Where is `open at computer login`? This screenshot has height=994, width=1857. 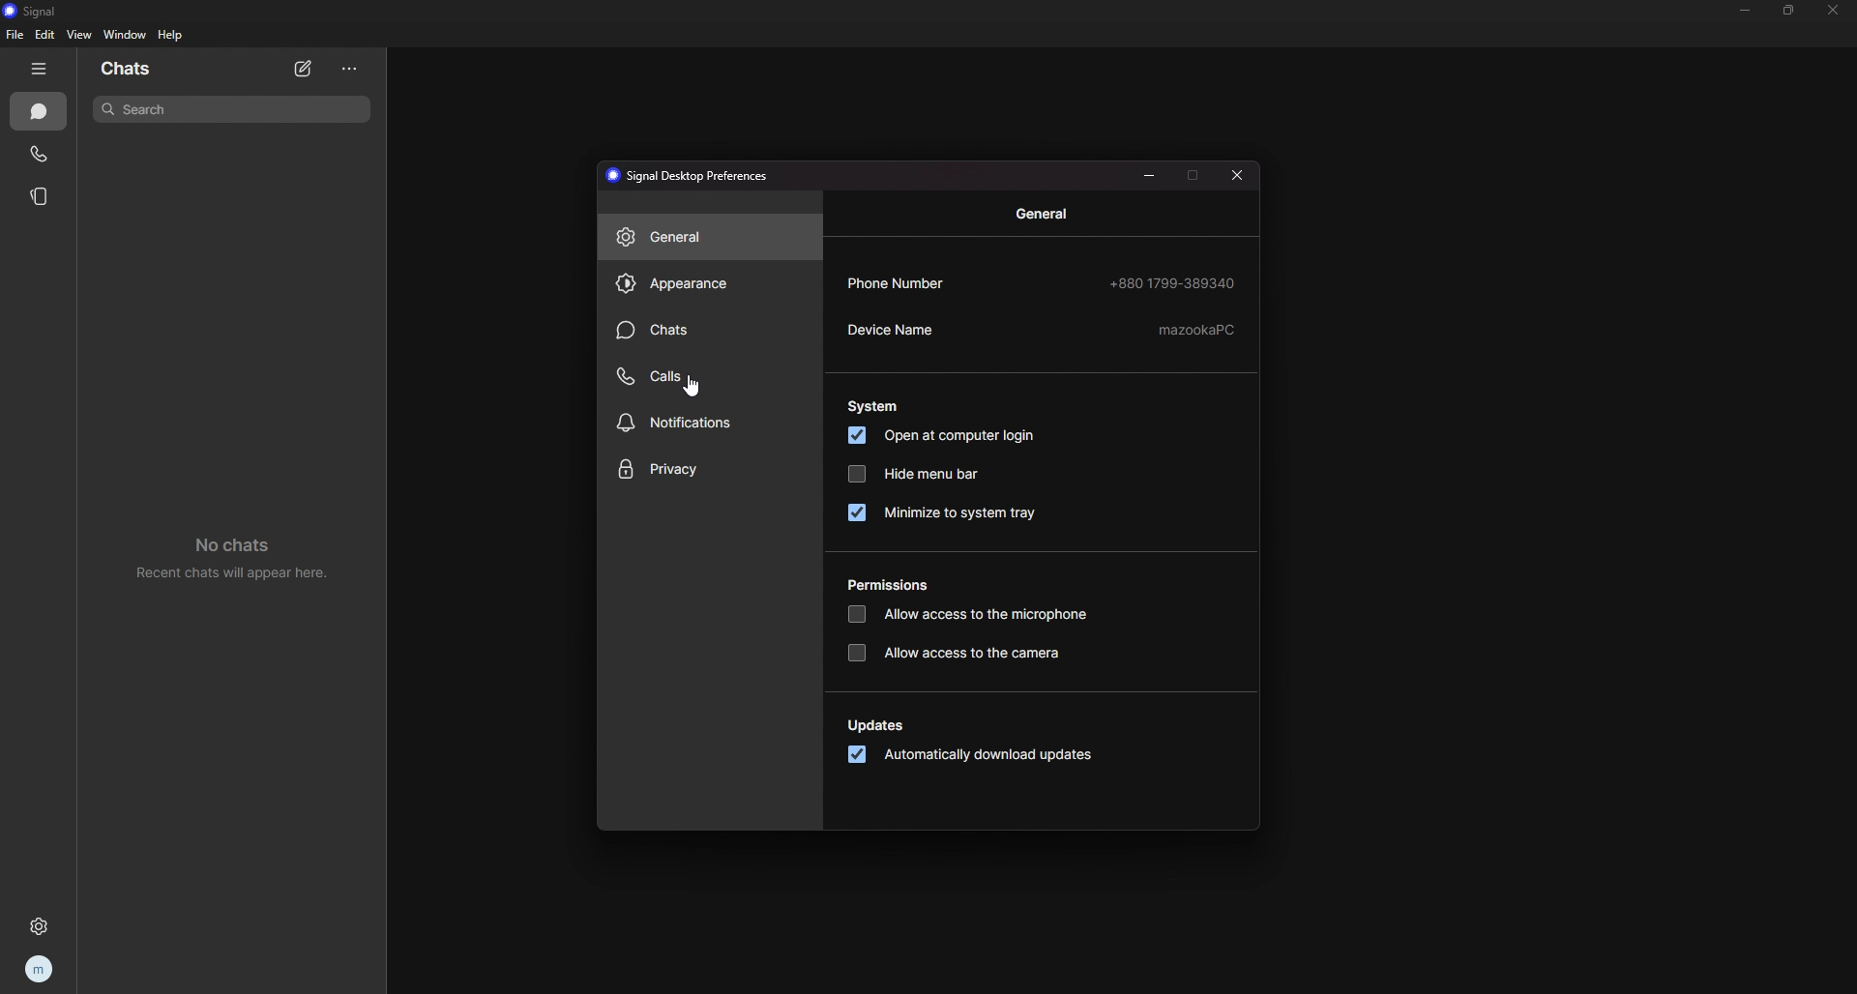 open at computer login is located at coordinates (955, 436).